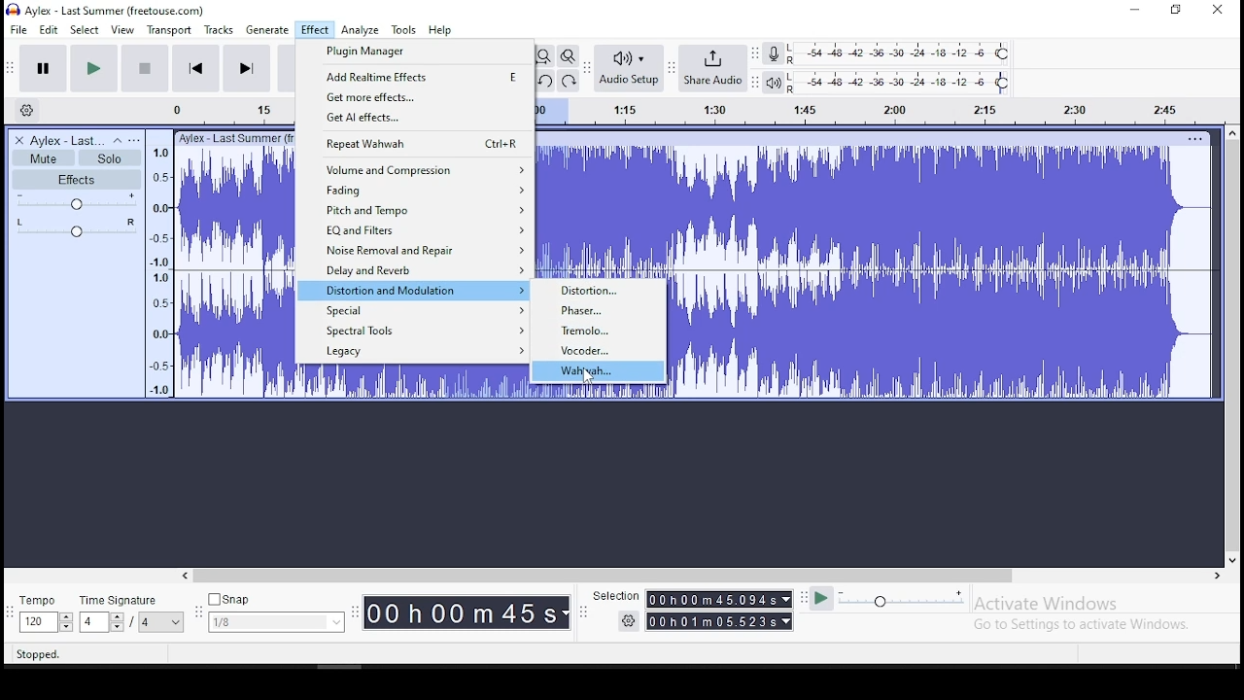 This screenshot has height=700, width=1244. I want to click on get AI effects, so click(416, 118).